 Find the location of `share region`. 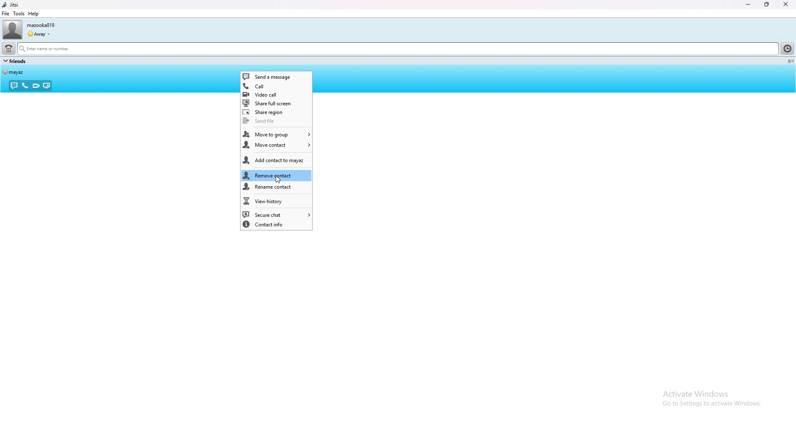

share region is located at coordinates (276, 112).